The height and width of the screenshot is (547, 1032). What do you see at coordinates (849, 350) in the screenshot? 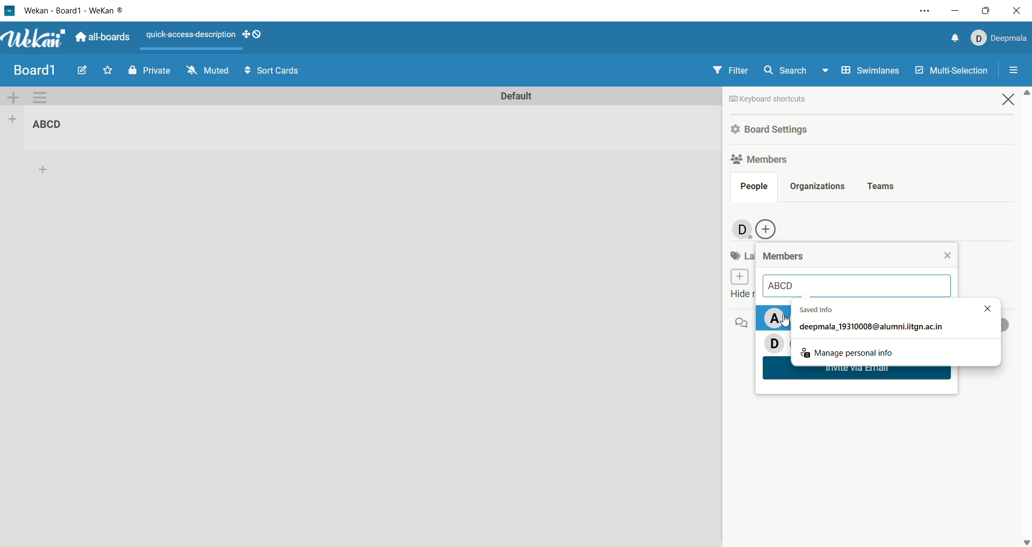
I see `manage personal info` at bounding box center [849, 350].